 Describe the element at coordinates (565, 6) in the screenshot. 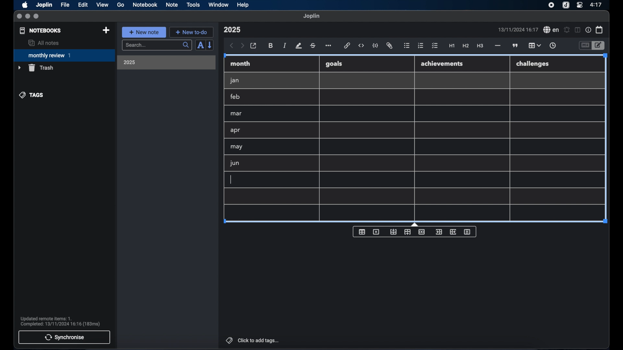

I see `joplin icon` at that location.